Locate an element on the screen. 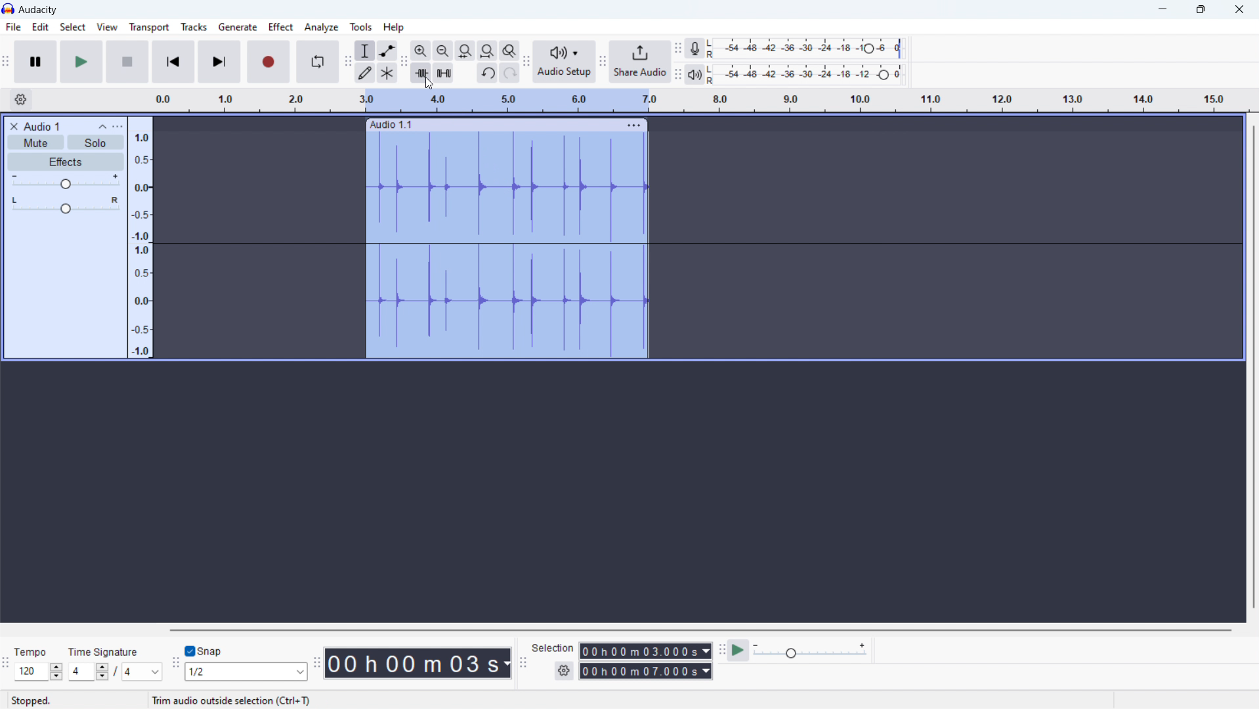 The height and width of the screenshot is (709, 1259). share audio toolbar is located at coordinates (603, 61).